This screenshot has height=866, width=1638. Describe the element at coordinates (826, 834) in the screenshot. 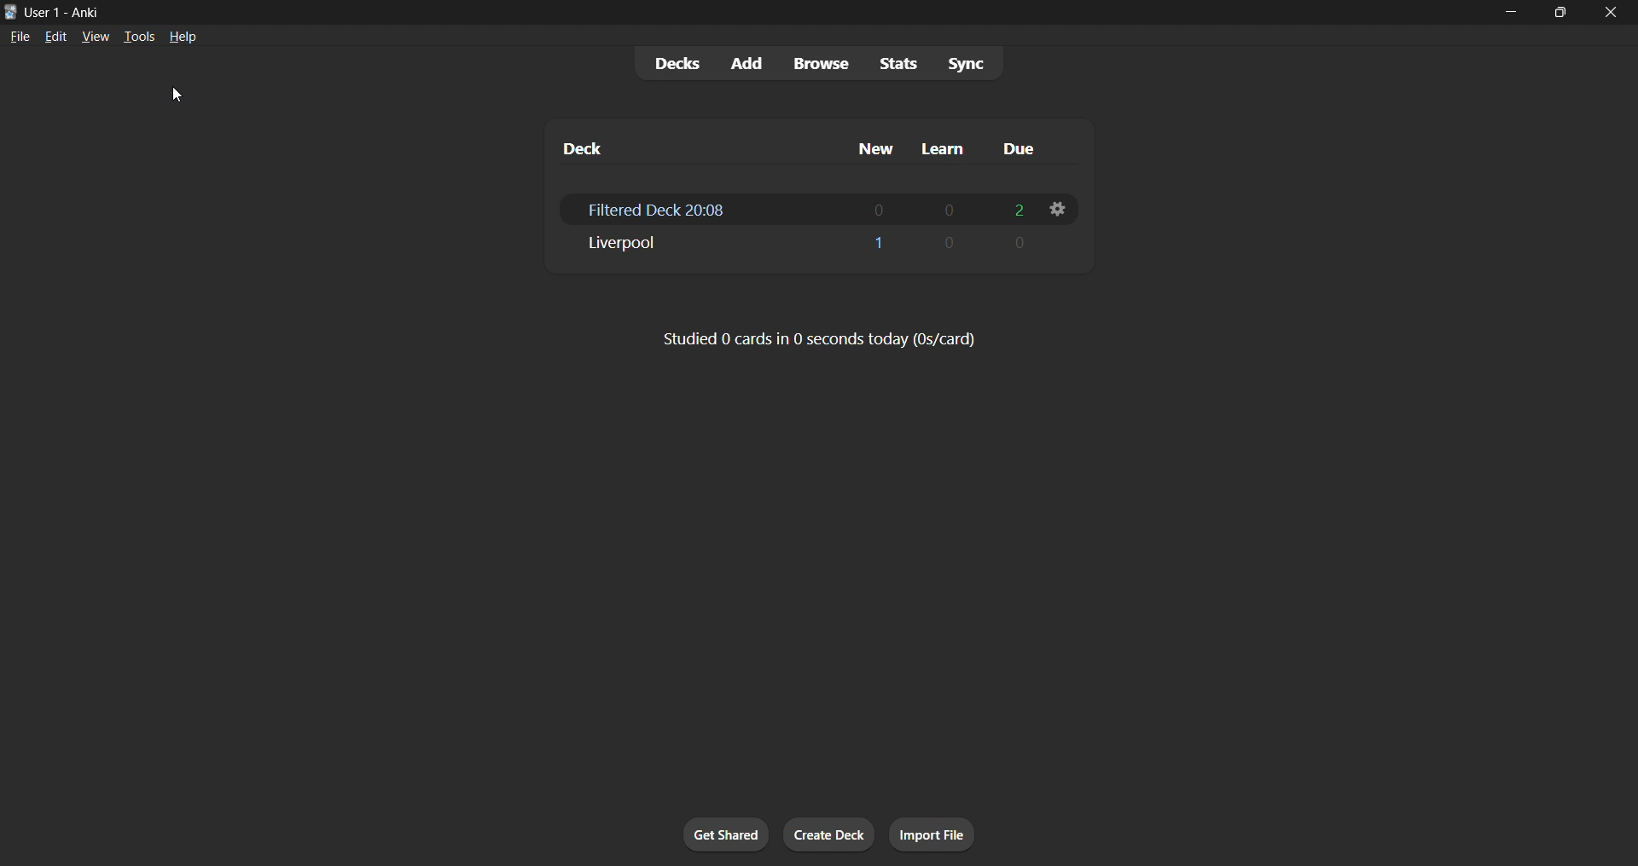

I see `create deck` at that location.